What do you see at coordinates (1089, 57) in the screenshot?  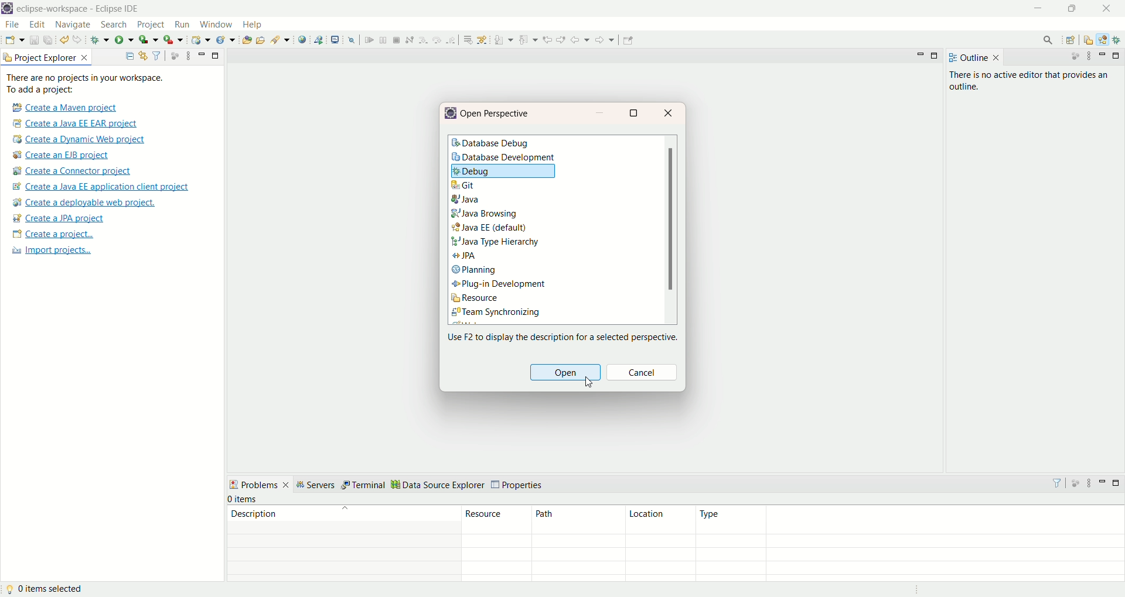 I see `view menu` at bounding box center [1089, 57].